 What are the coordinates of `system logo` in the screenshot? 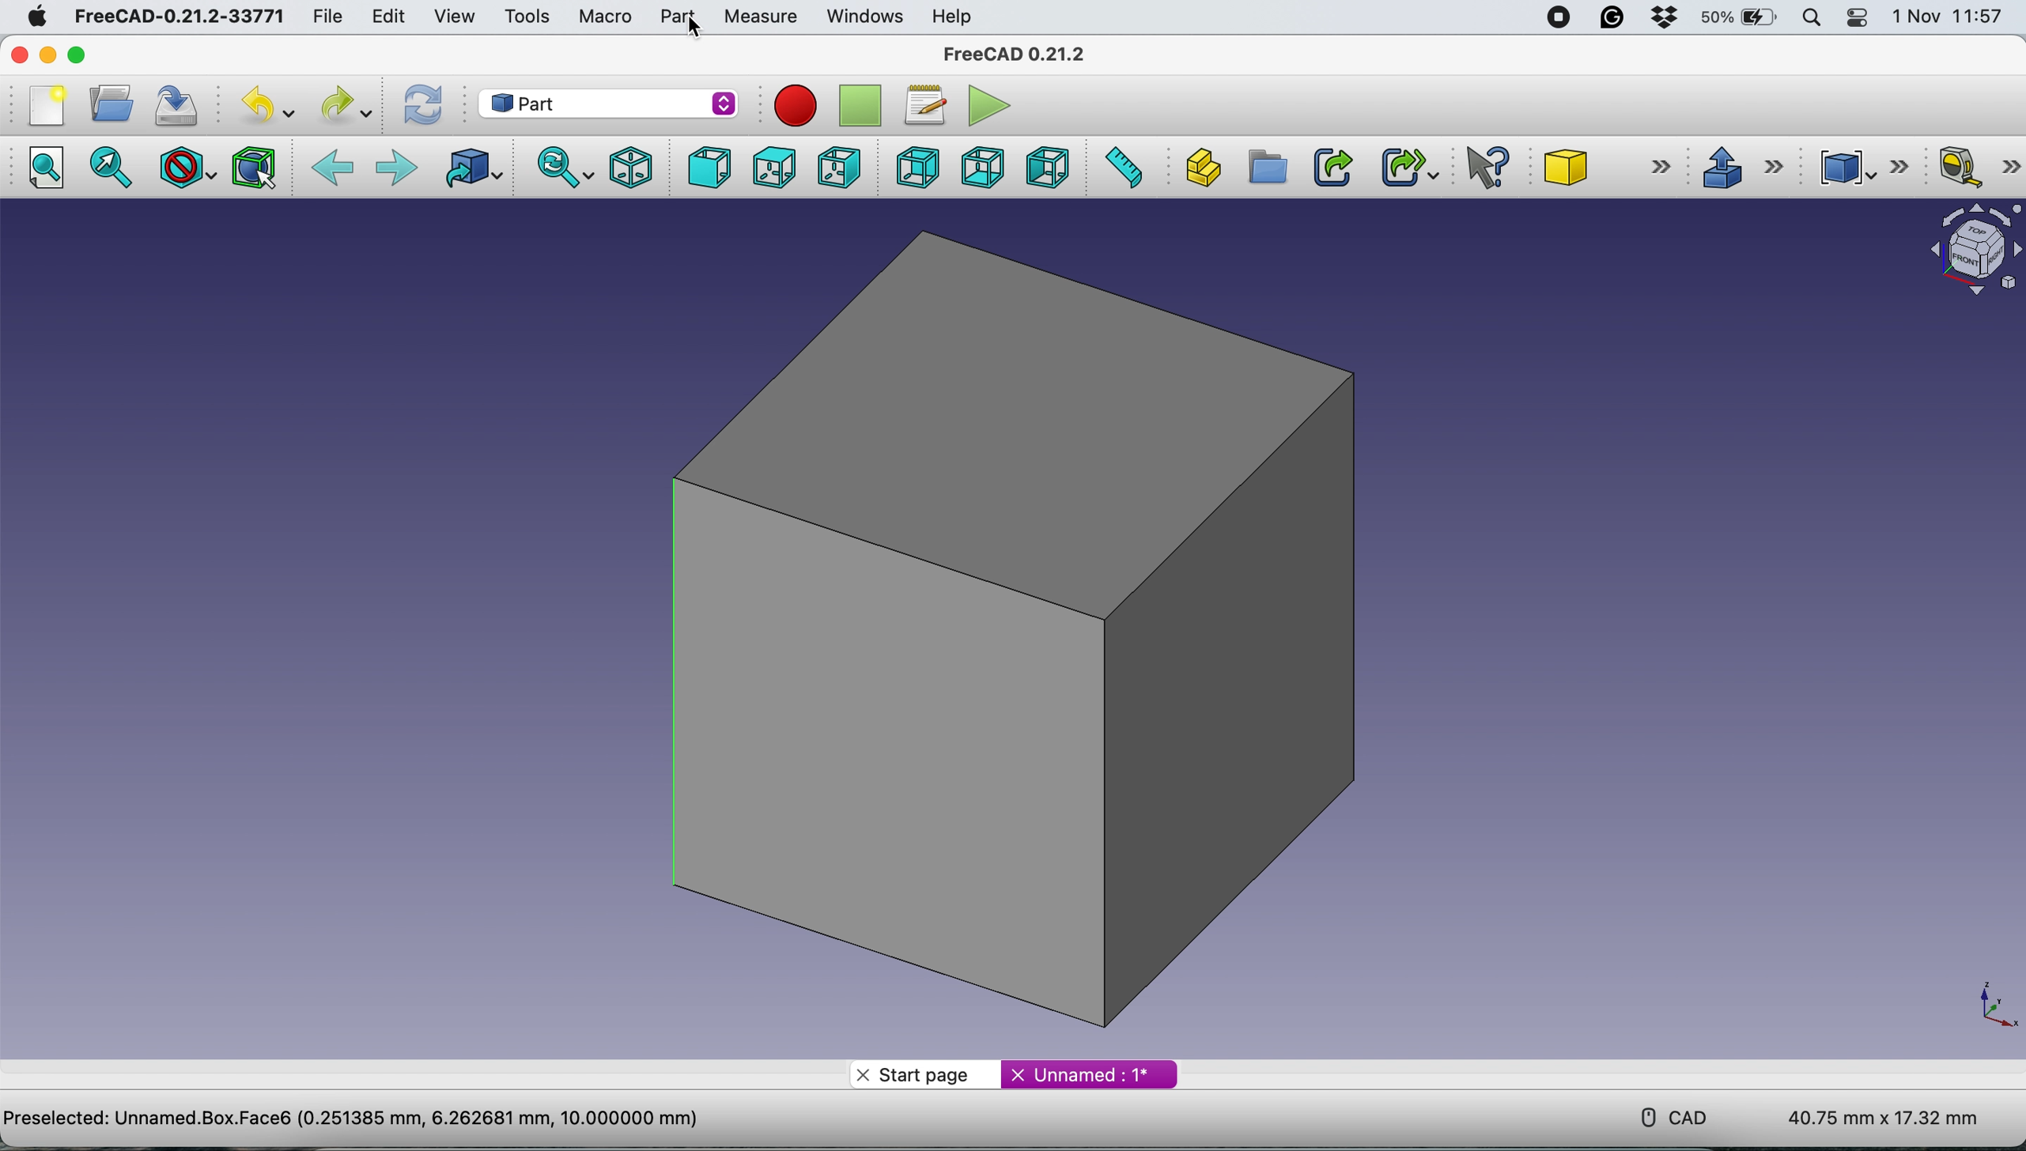 It's located at (36, 19).